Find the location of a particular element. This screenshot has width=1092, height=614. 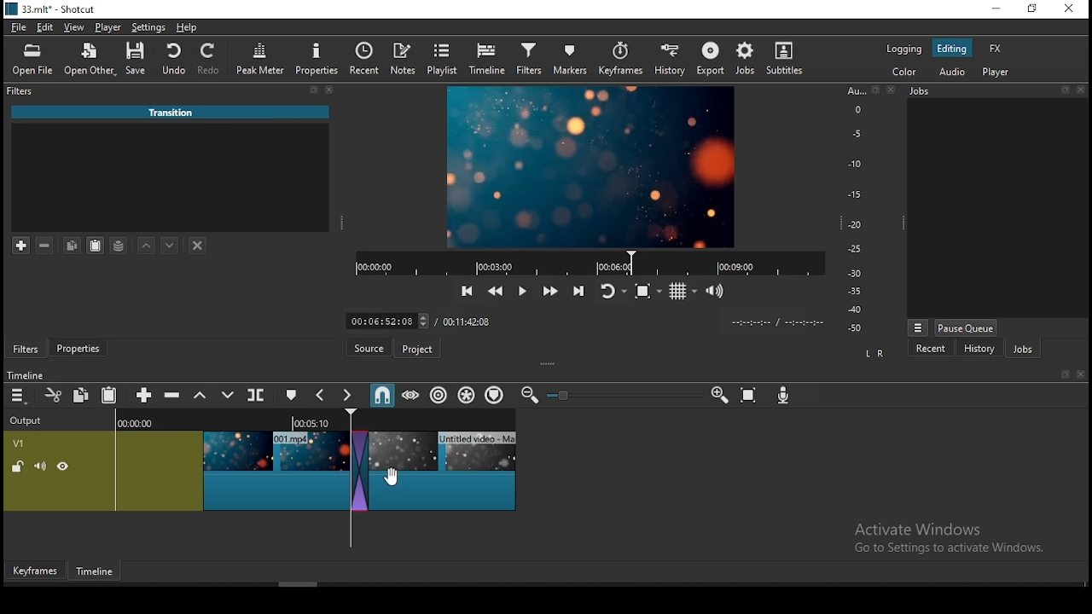

playlist is located at coordinates (444, 61).